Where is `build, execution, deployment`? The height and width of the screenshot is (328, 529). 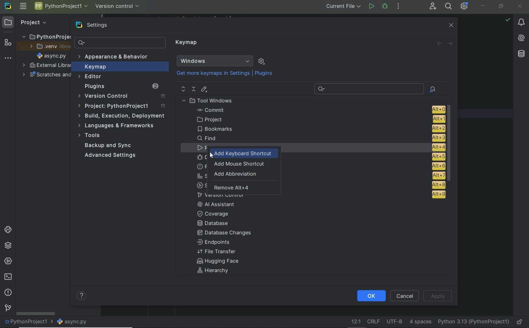 build, execution, deployment is located at coordinates (121, 116).